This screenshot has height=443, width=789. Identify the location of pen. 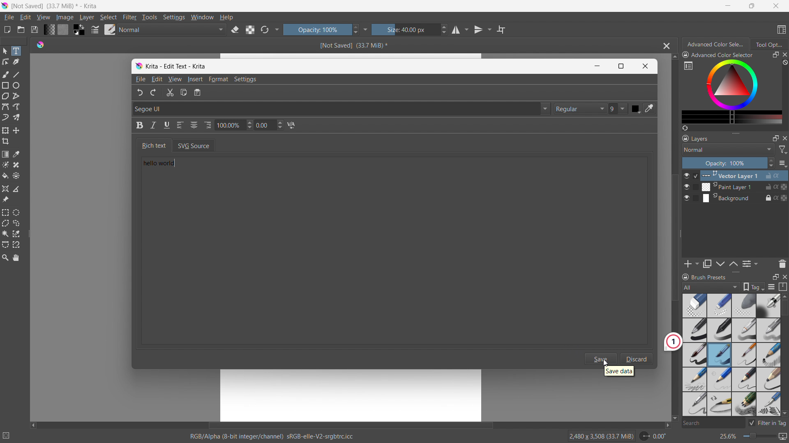
(720, 330).